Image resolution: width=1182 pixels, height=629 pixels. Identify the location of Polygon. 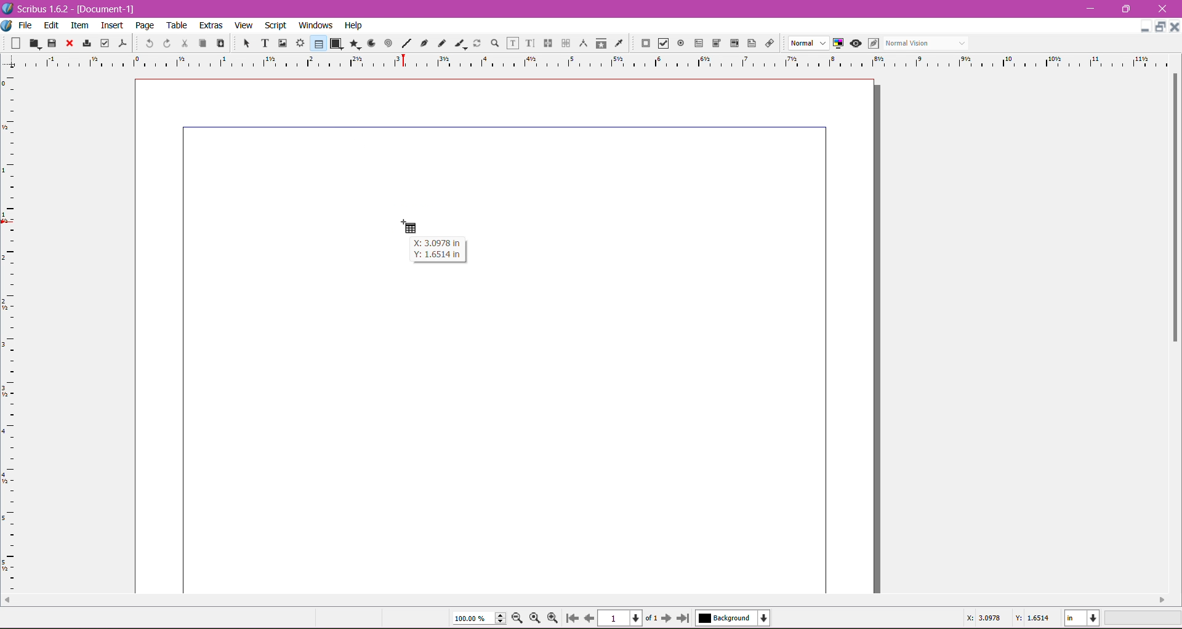
(353, 43).